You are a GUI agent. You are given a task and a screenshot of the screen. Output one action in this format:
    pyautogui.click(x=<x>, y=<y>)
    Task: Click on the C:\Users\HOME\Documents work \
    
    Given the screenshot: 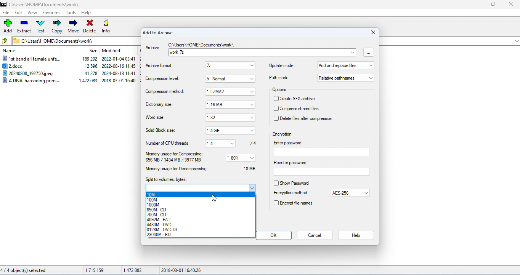 What is the action you would take?
    pyautogui.click(x=202, y=45)
    